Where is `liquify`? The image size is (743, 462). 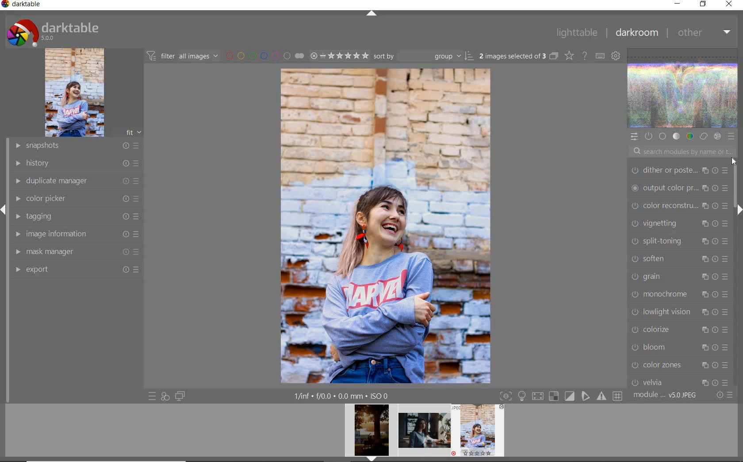
liquify is located at coordinates (679, 257).